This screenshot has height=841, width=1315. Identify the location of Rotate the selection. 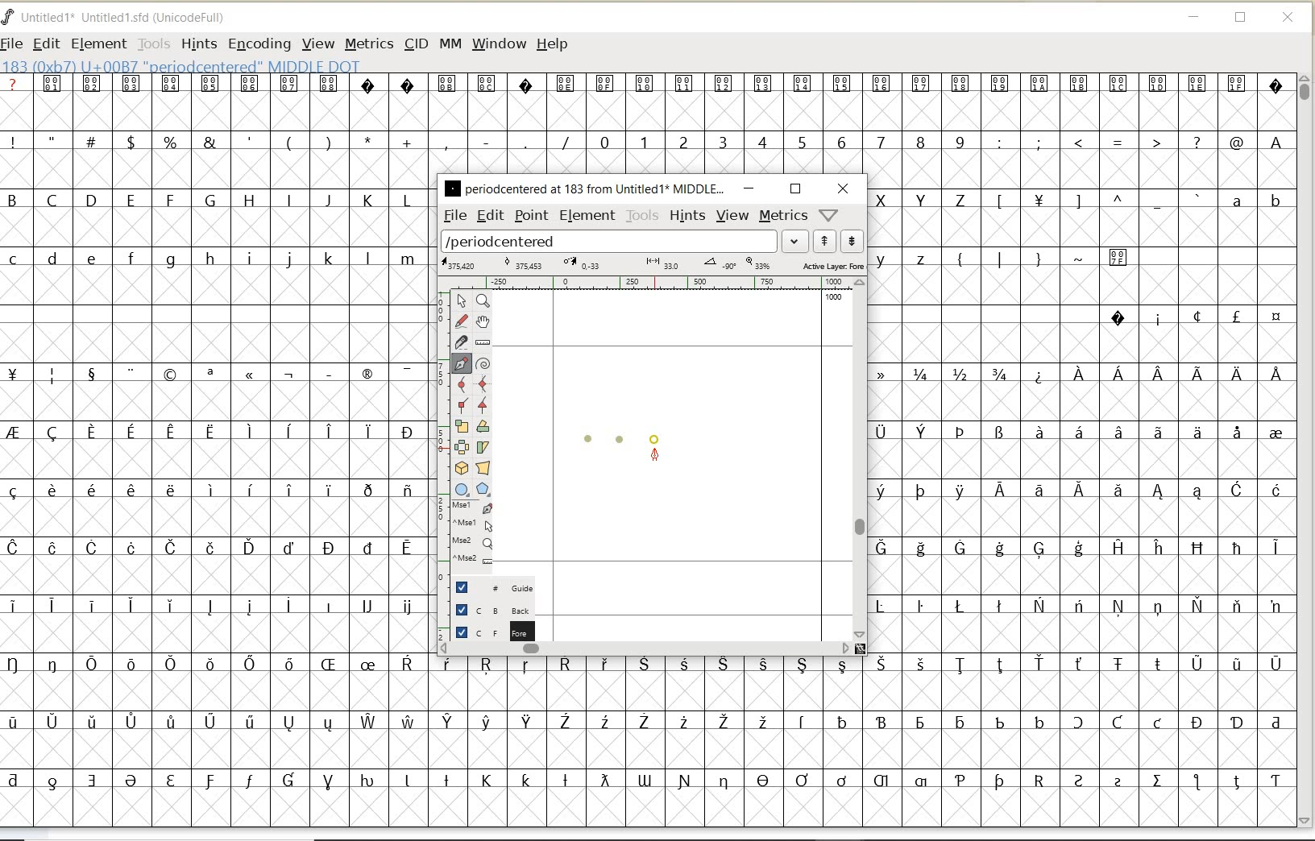
(483, 426).